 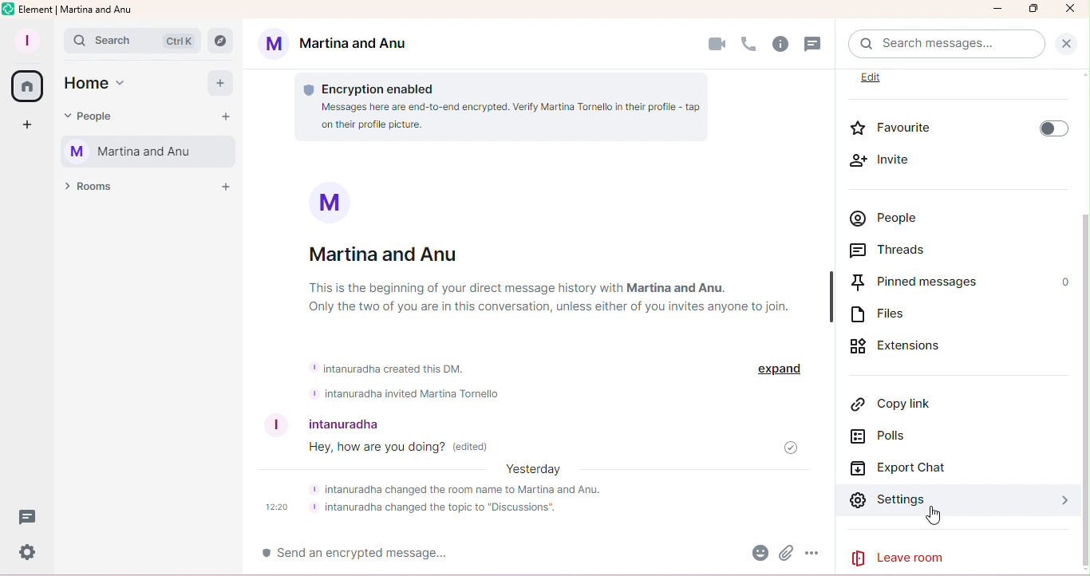 What do you see at coordinates (756, 554) in the screenshot?
I see `Emojis` at bounding box center [756, 554].